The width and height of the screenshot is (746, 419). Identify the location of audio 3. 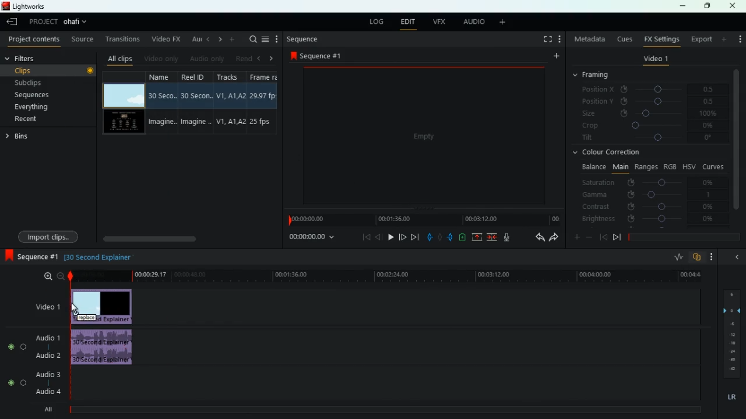
(46, 375).